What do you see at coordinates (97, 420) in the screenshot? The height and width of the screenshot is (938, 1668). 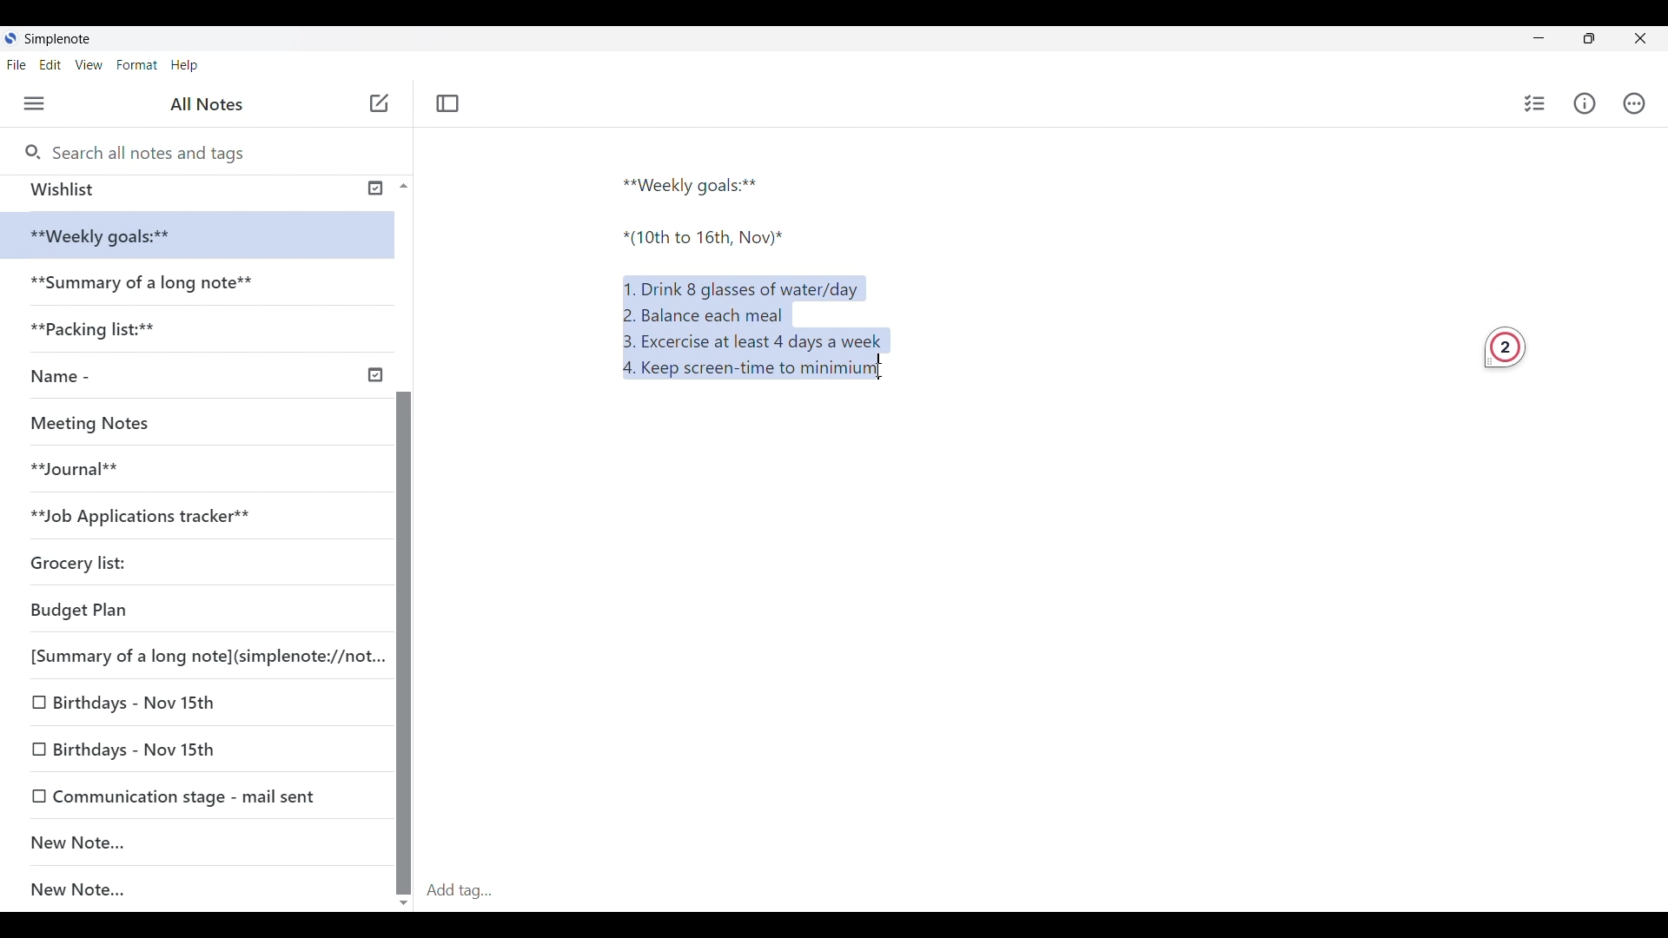 I see `Meeting Notes` at bounding box center [97, 420].